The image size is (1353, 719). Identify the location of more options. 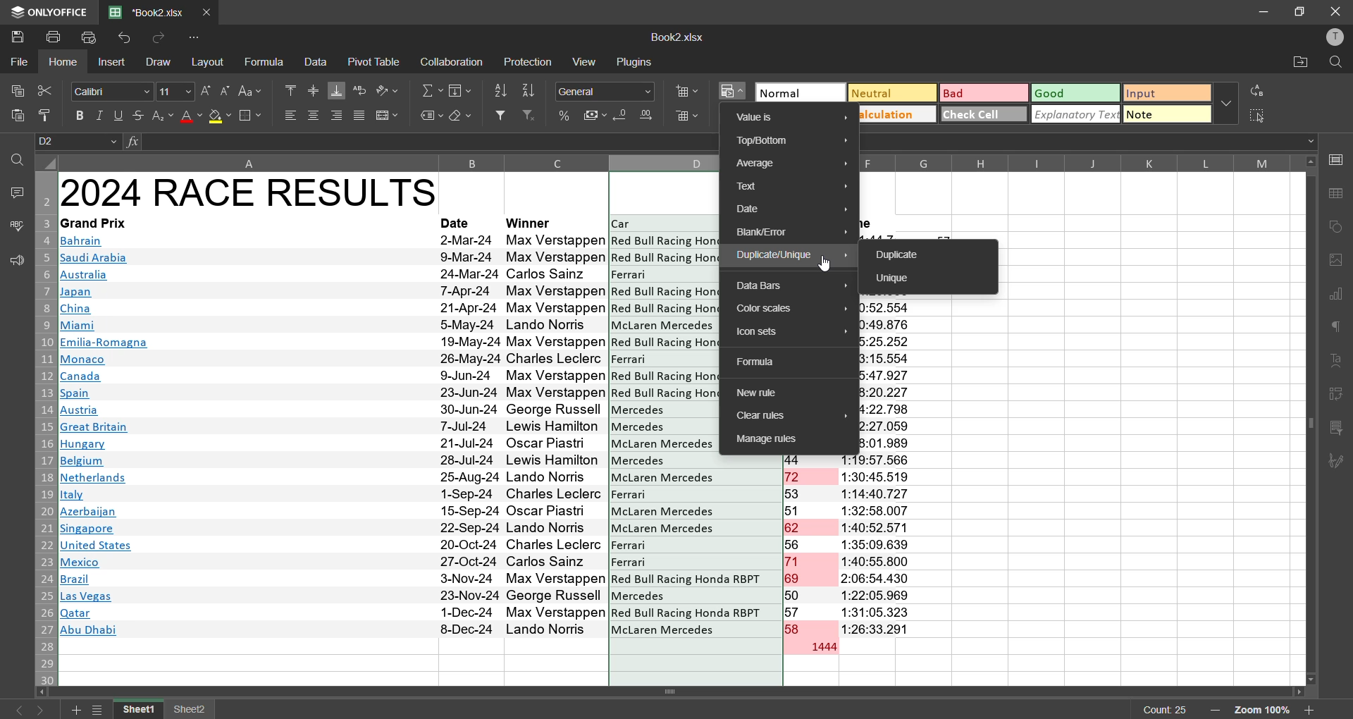
(1225, 102).